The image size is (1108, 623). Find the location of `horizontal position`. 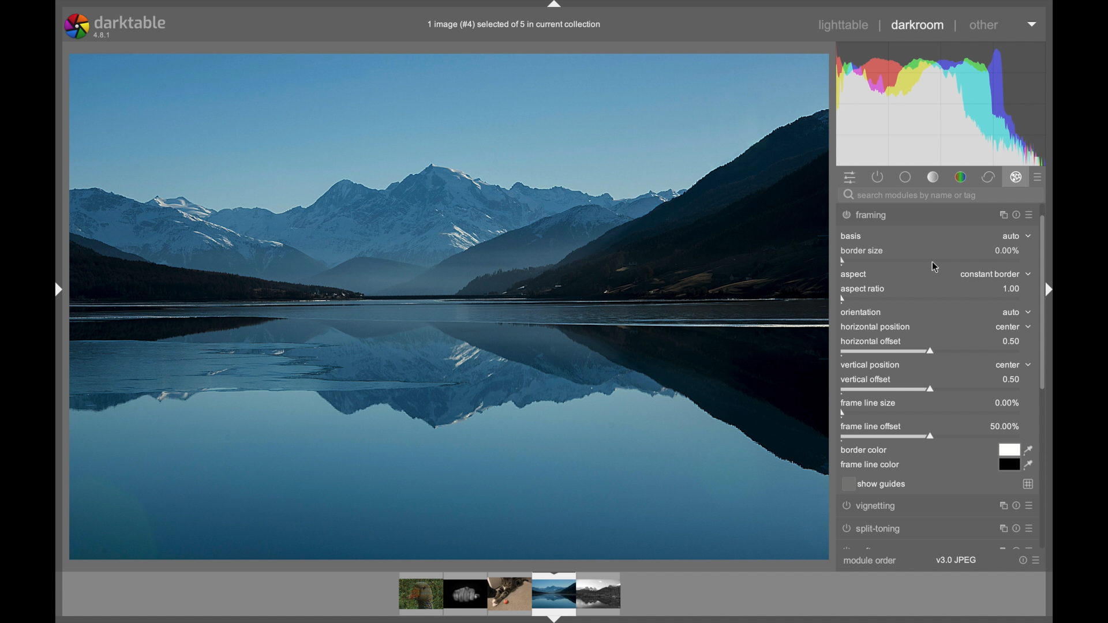

horizontal position is located at coordinates (875, 328).